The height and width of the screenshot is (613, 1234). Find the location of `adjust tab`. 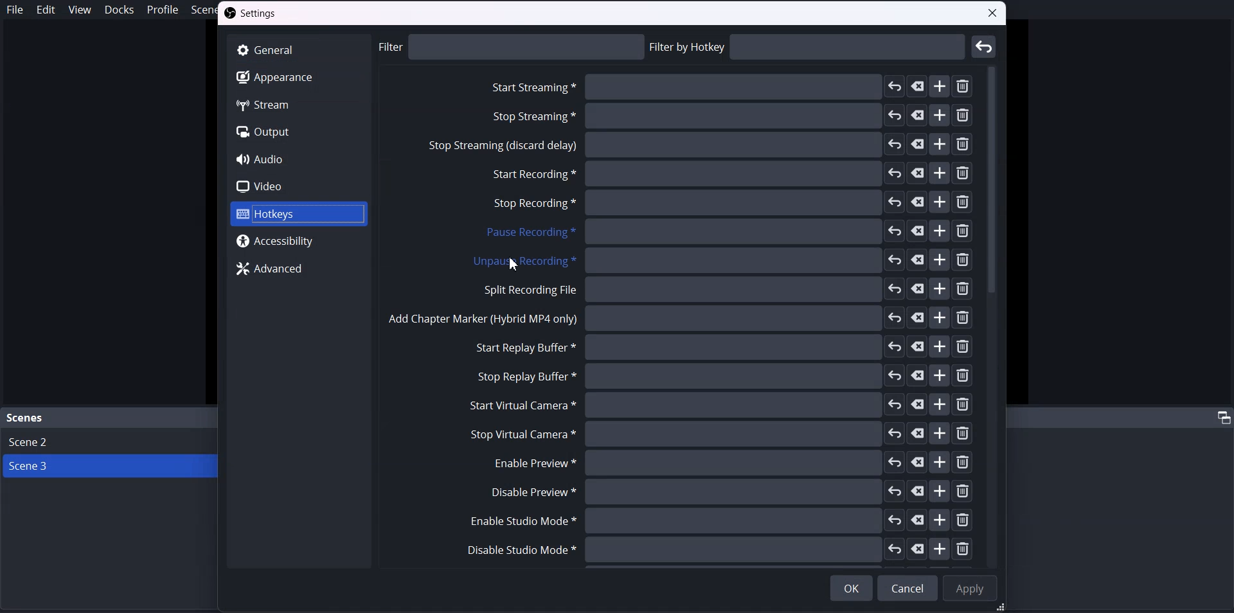

adjust tab is located at coordinates (1222, 417).